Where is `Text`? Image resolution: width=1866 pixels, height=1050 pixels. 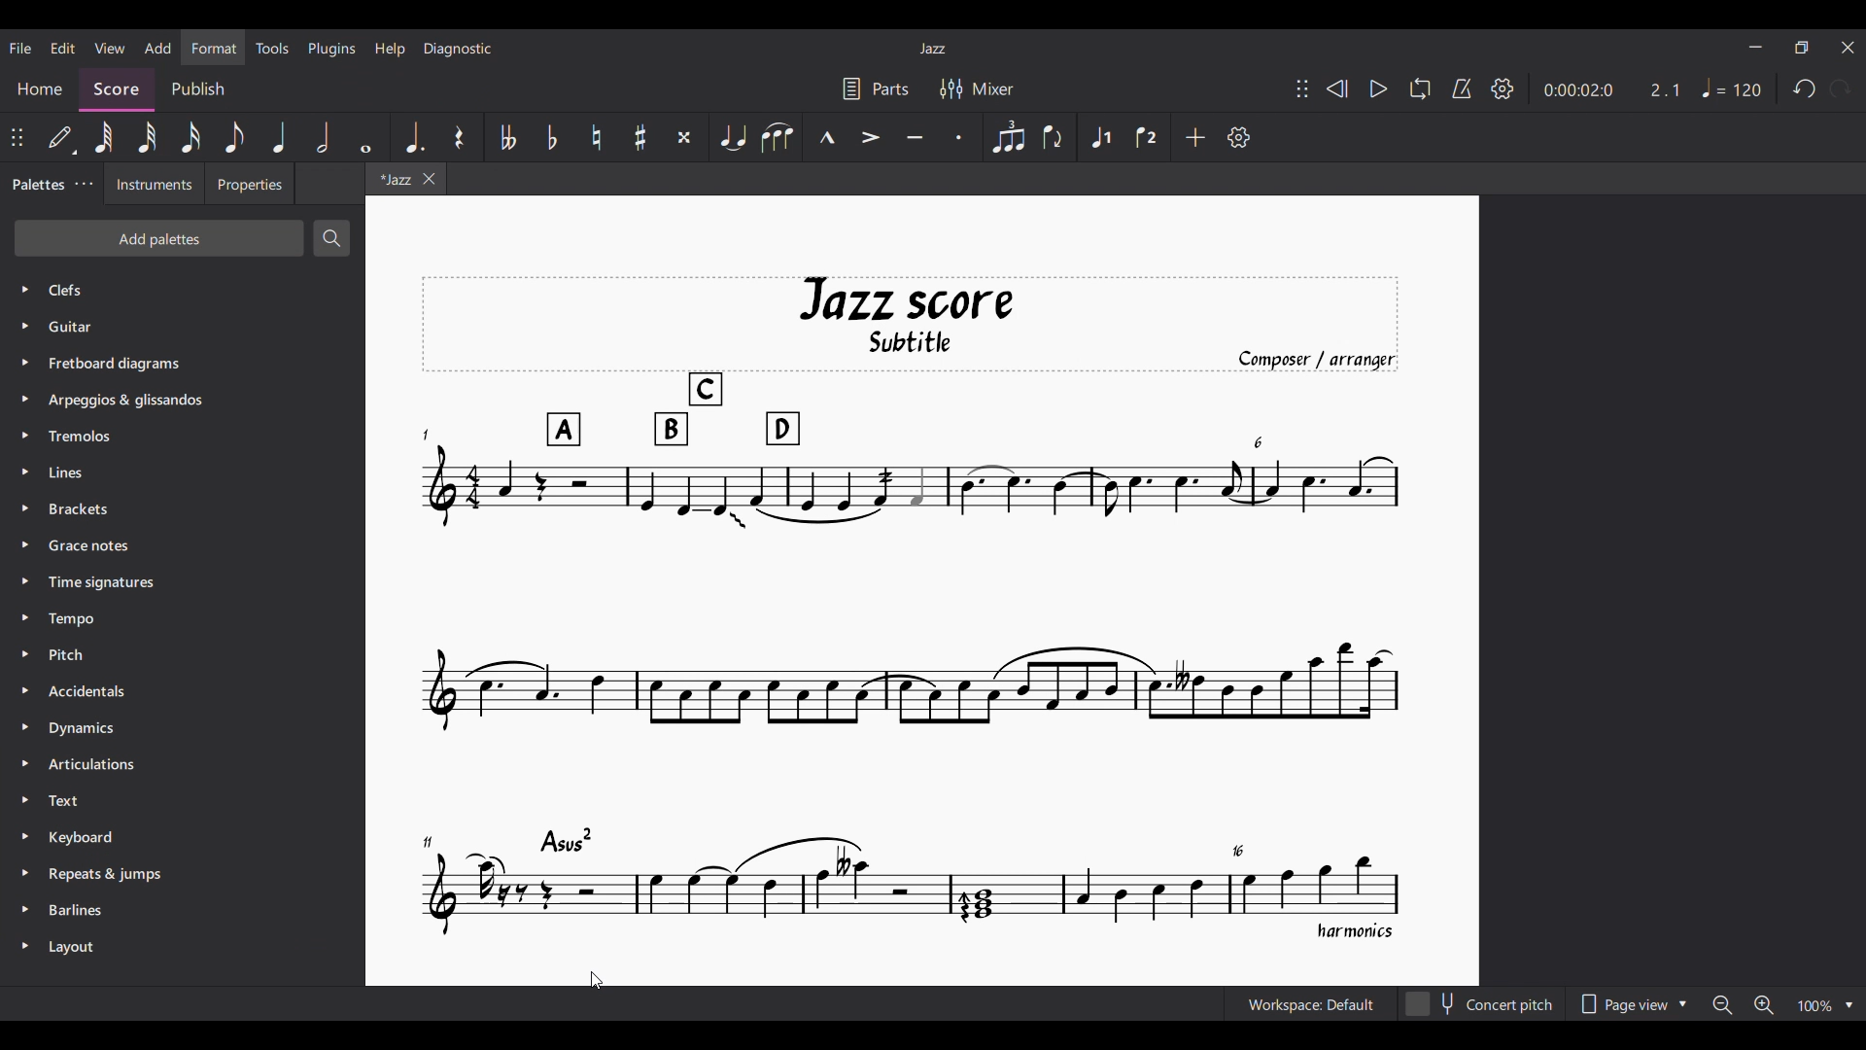
Text is located at coordinates (66, 802).